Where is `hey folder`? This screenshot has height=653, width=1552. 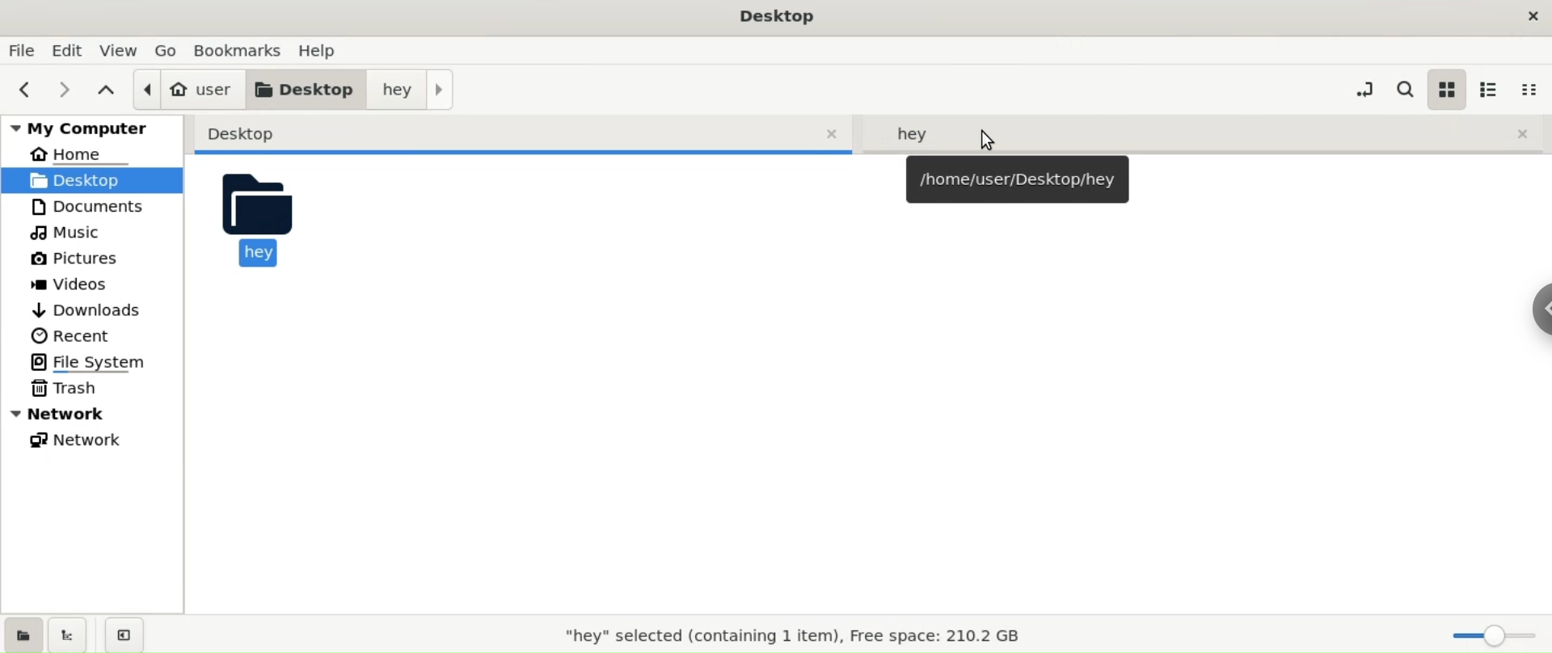 hey folder is located at coordinates (1204, 132).